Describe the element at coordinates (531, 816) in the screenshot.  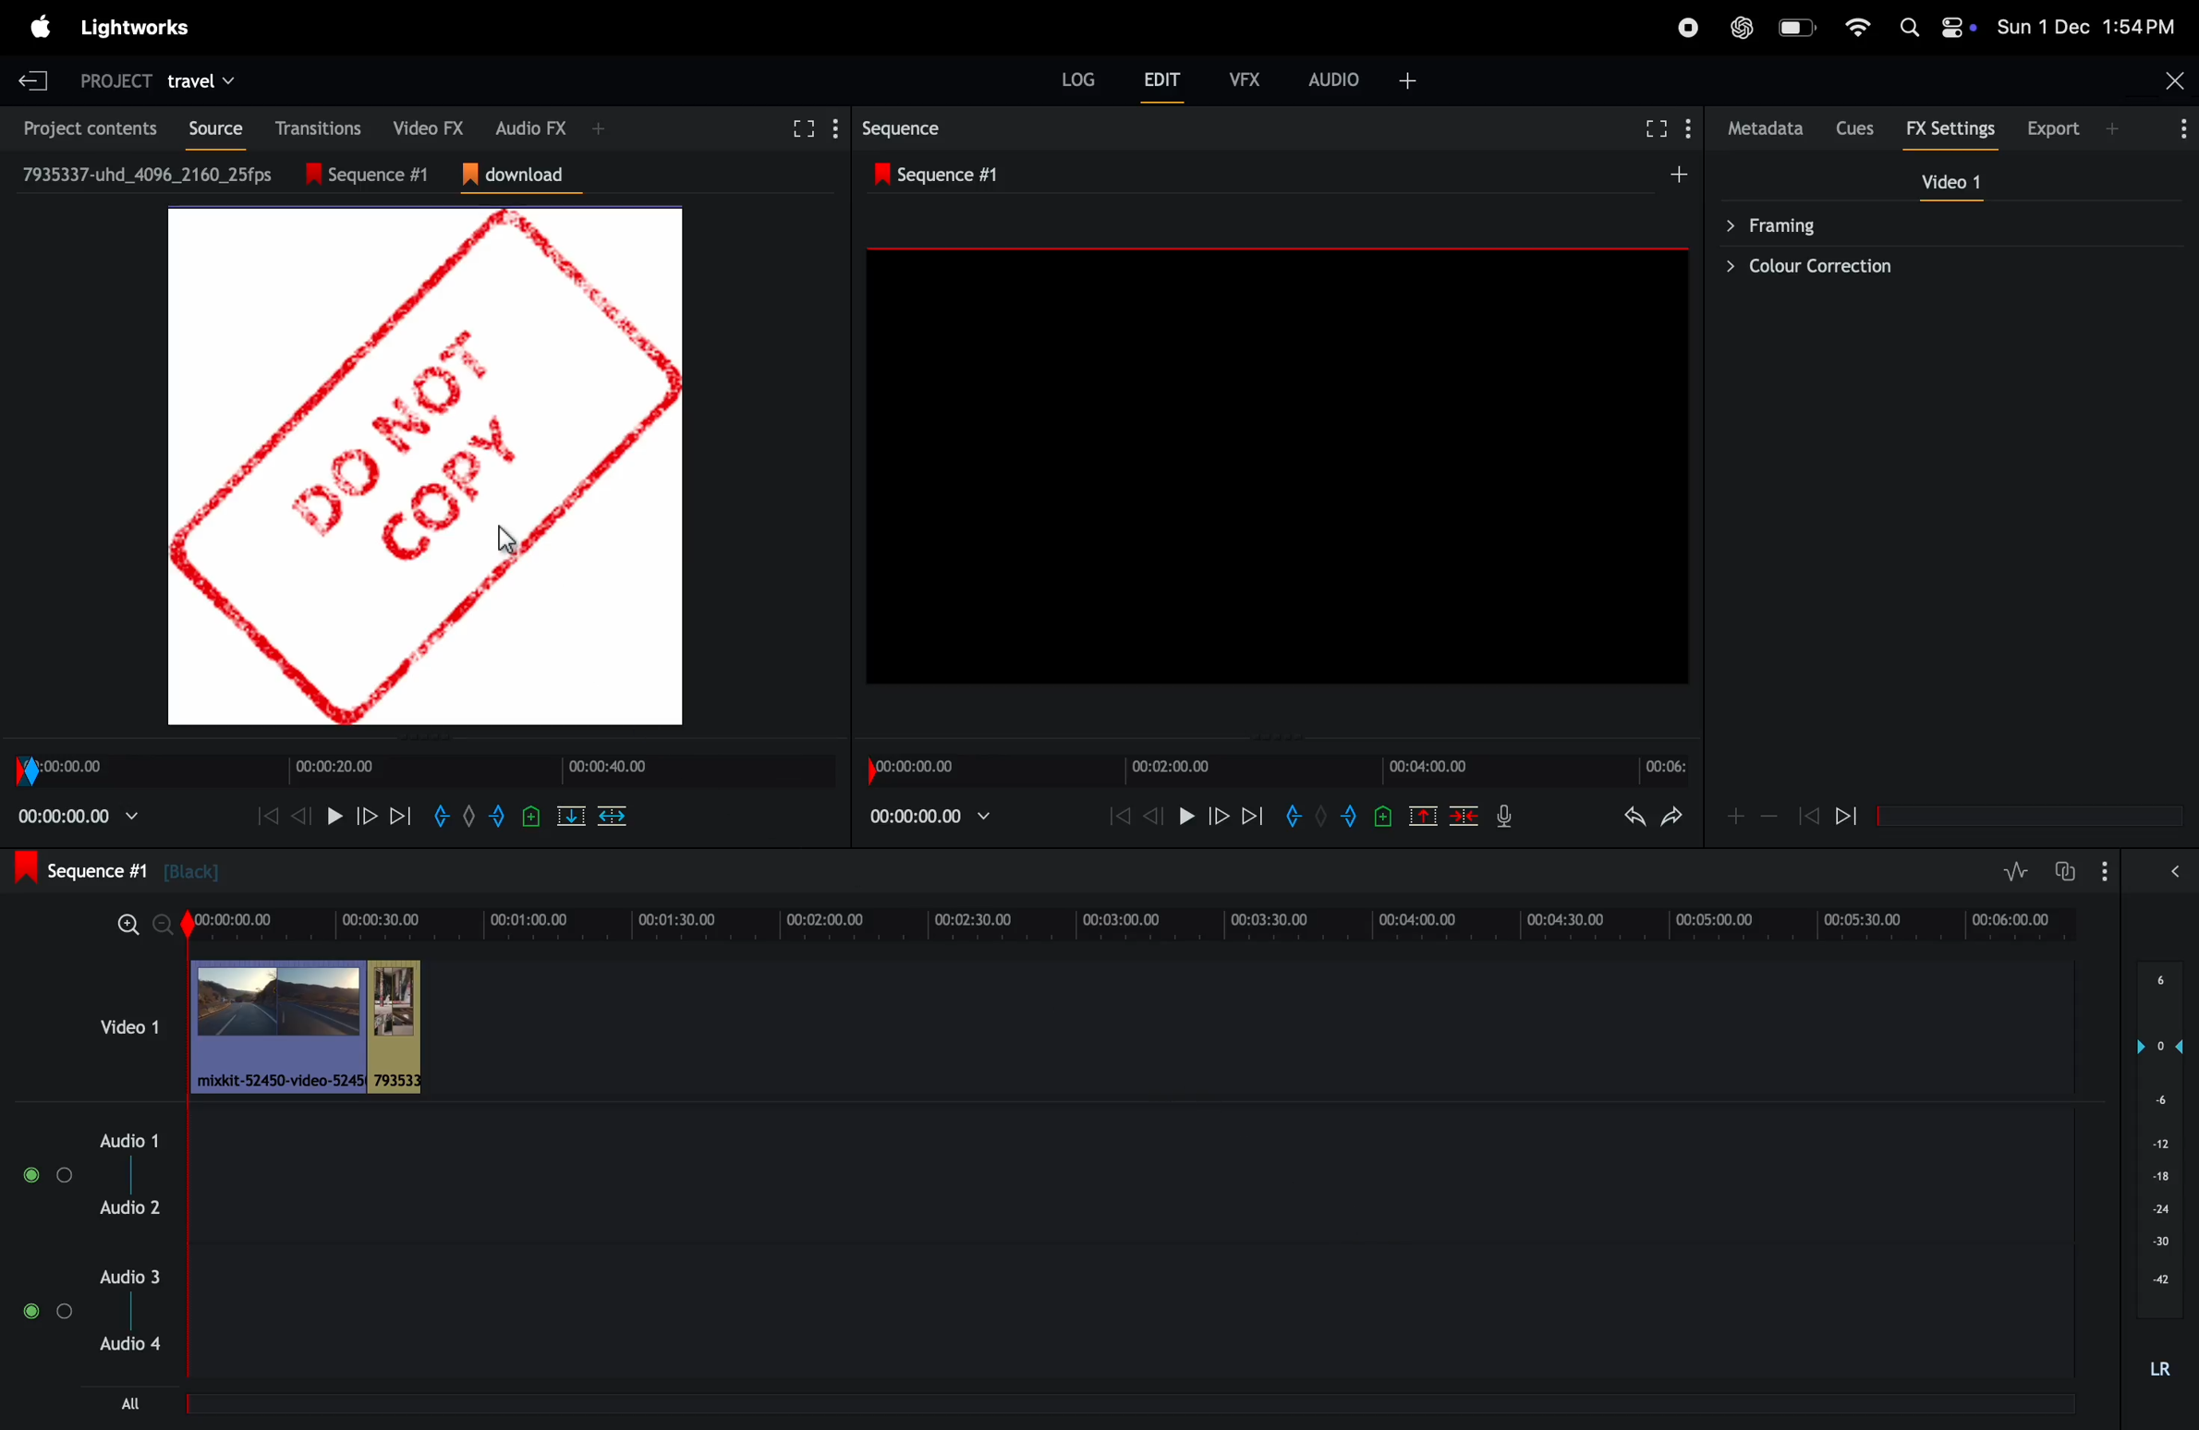
I see `add to current position` at that location.